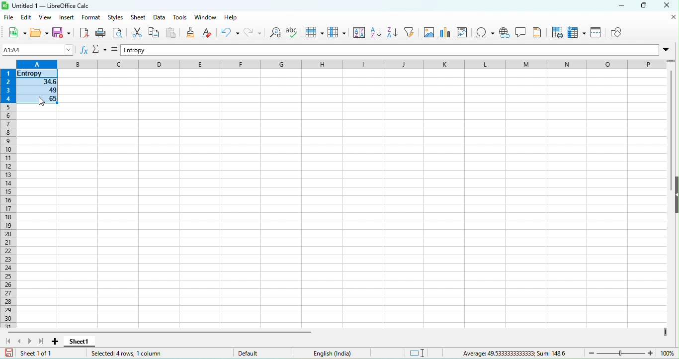 The width and height of the screenshot is (679, 359). What do you see at coordinates (418, 353) in the screenshot?
I see `standard selection` at bounding box center [418, 353].